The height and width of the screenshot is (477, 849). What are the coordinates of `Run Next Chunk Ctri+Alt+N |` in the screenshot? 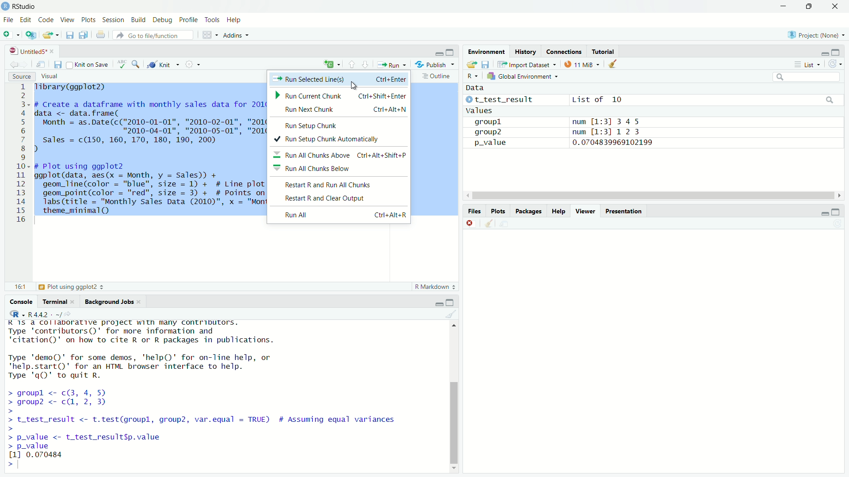 It's located at (344, 110).